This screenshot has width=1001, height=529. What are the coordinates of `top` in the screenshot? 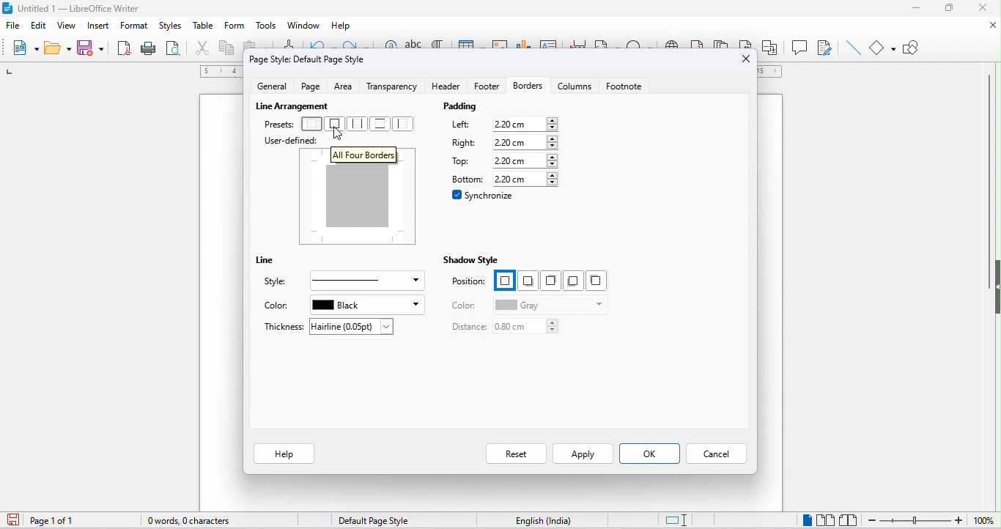 It's located at (463, 162).